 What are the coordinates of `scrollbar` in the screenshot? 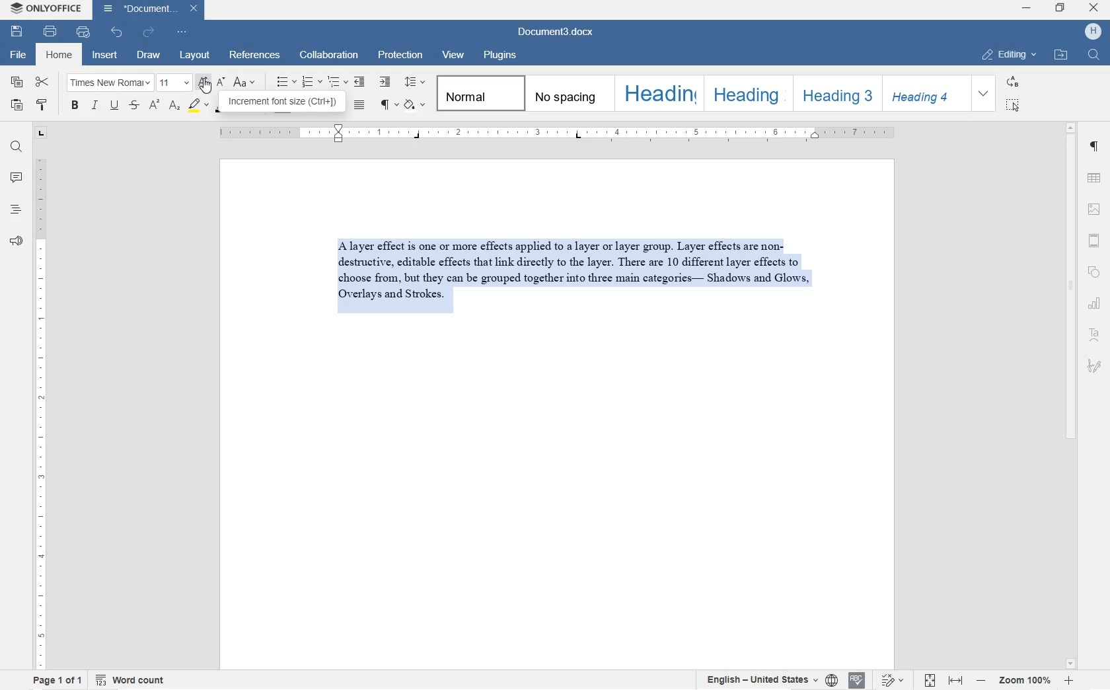 It's located at (1068, 395).